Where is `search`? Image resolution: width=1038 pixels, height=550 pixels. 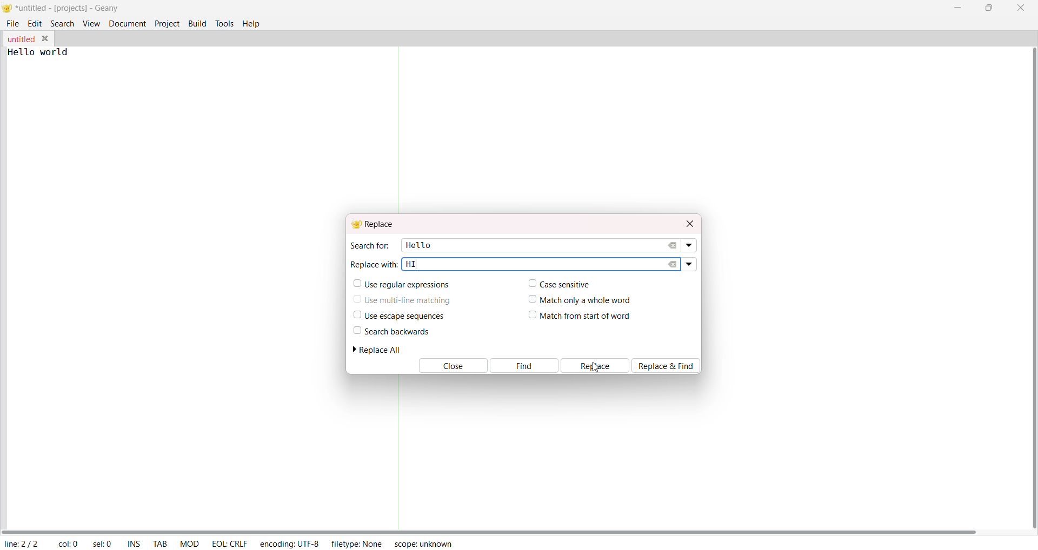 search is located at coordinates (63, 23).